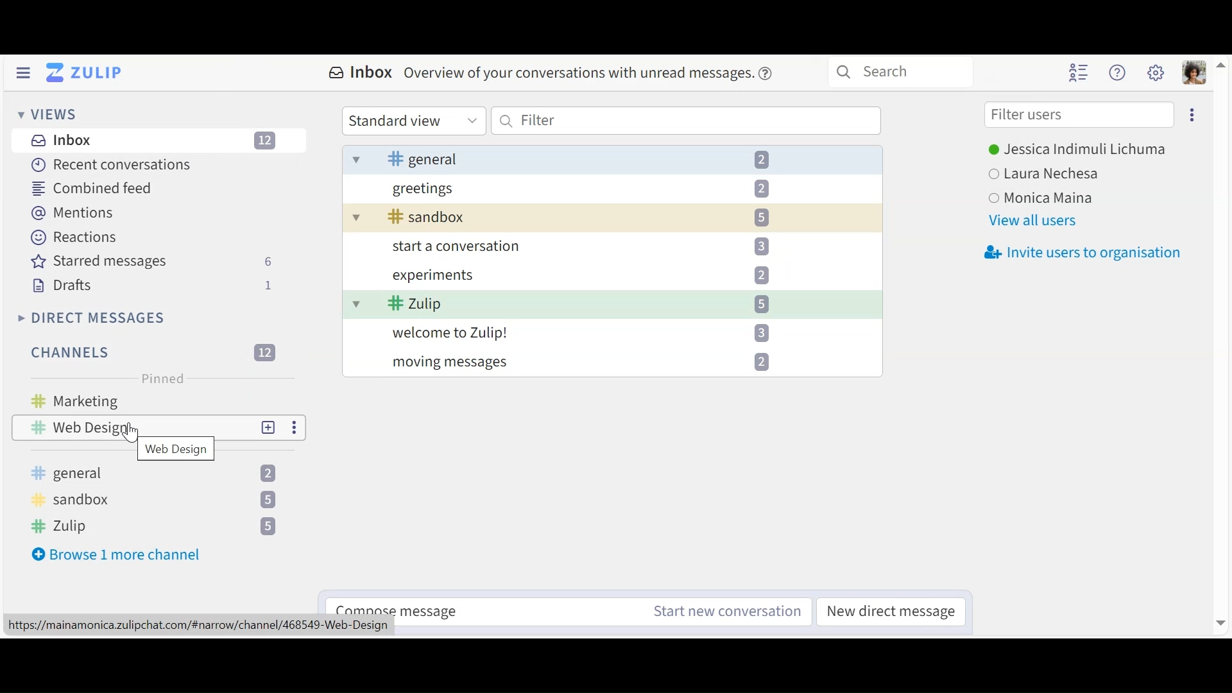 Image resolution: width=1232 pixels, height=693 pixels. Describe the element at coordinates (164, 469) in the screenshot. I see `general` at that location.